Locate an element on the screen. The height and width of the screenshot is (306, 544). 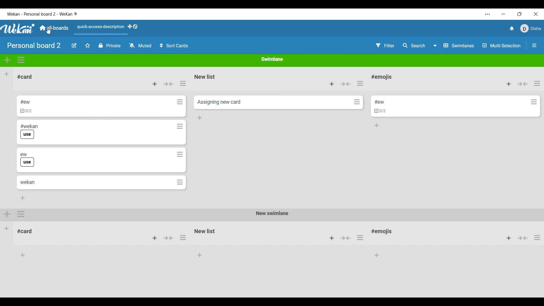
card title is located at coordinates (384, 231).